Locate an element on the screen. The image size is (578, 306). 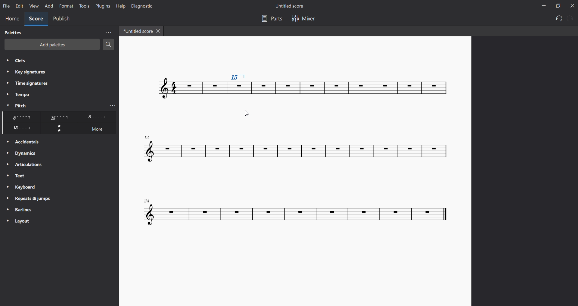
close tab is located at coordinates (159, 30).